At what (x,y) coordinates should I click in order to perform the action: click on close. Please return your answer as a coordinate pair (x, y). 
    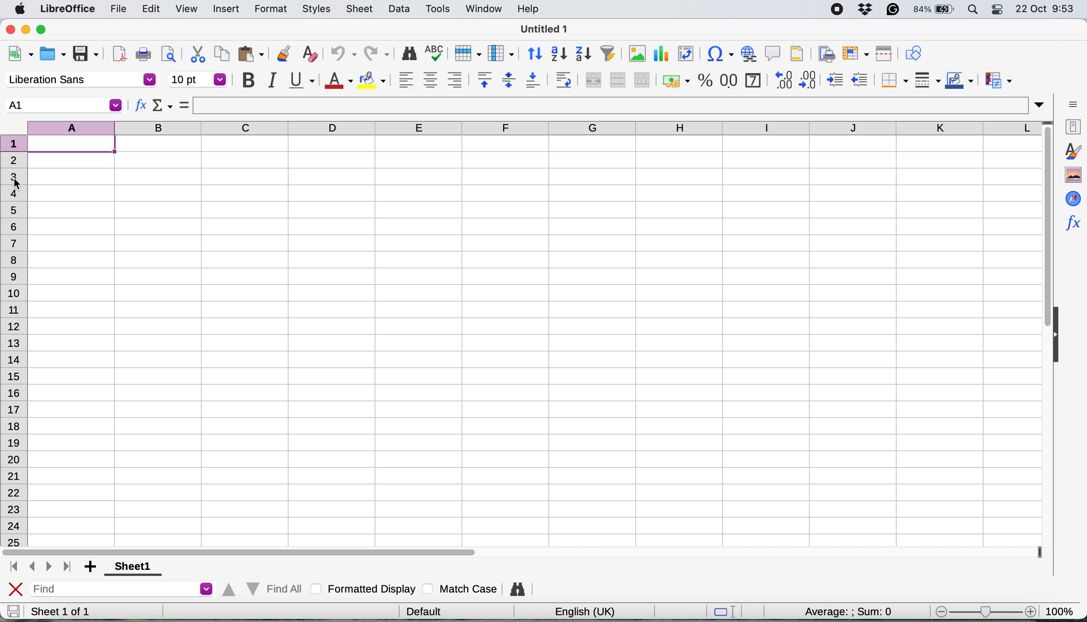
    Looking at the image, I should click on (16, 590).